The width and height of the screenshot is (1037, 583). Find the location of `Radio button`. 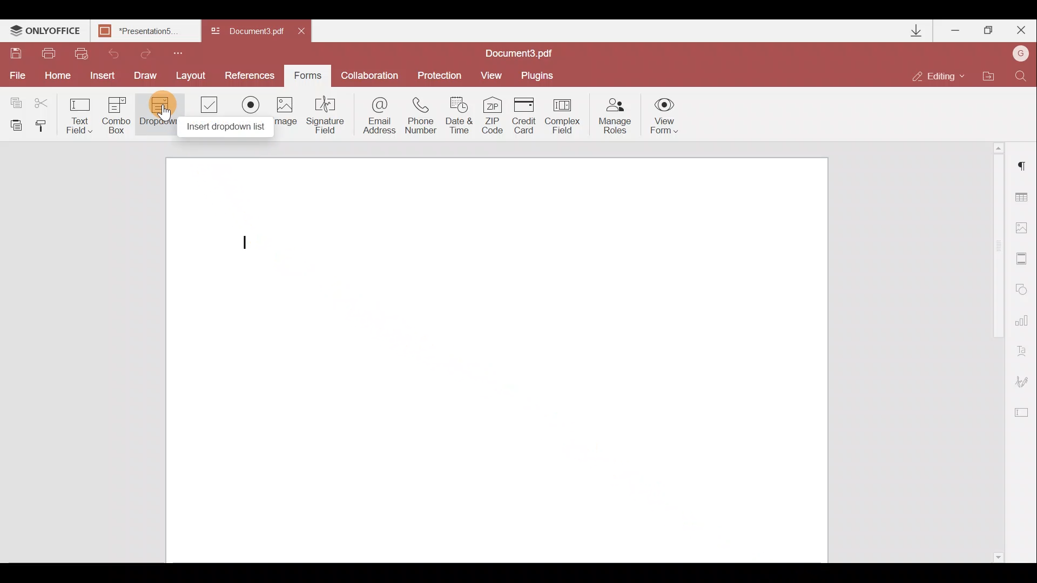

Radio button is located at coordinates (251, 114).